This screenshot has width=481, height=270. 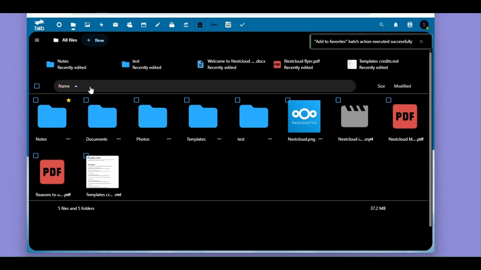 What do you see at coordinates (371, 42) in the screenshot?
I see `Confirmation prompt add to favourite action successful` at bounding box center [371, 42].